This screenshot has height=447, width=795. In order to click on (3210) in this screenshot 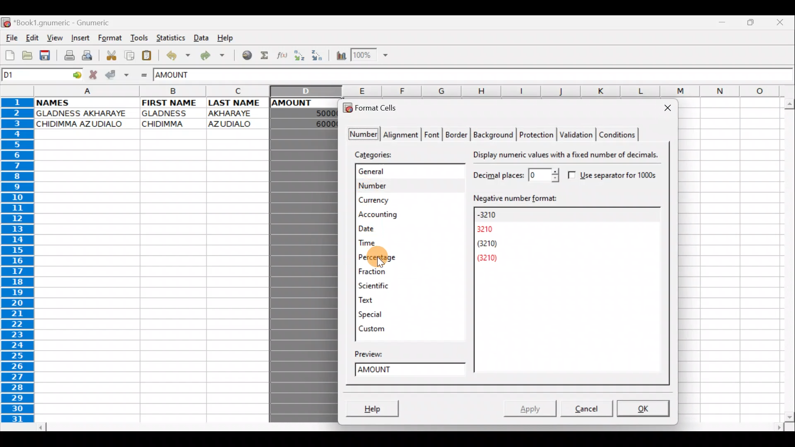, I will do `click(490, 245)`.